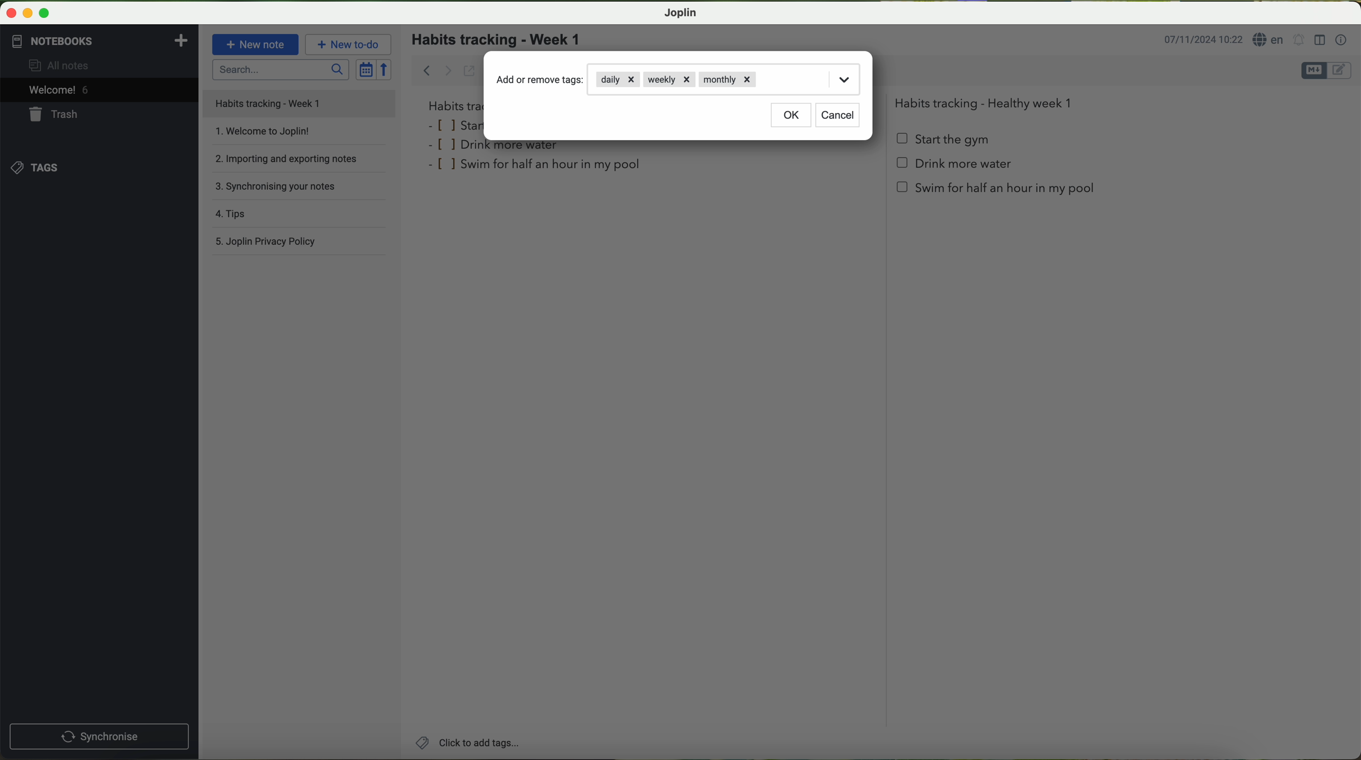 This screenshot has width=1361, height=760. I want to click on Joplin privacy policy, so click(300, 243).